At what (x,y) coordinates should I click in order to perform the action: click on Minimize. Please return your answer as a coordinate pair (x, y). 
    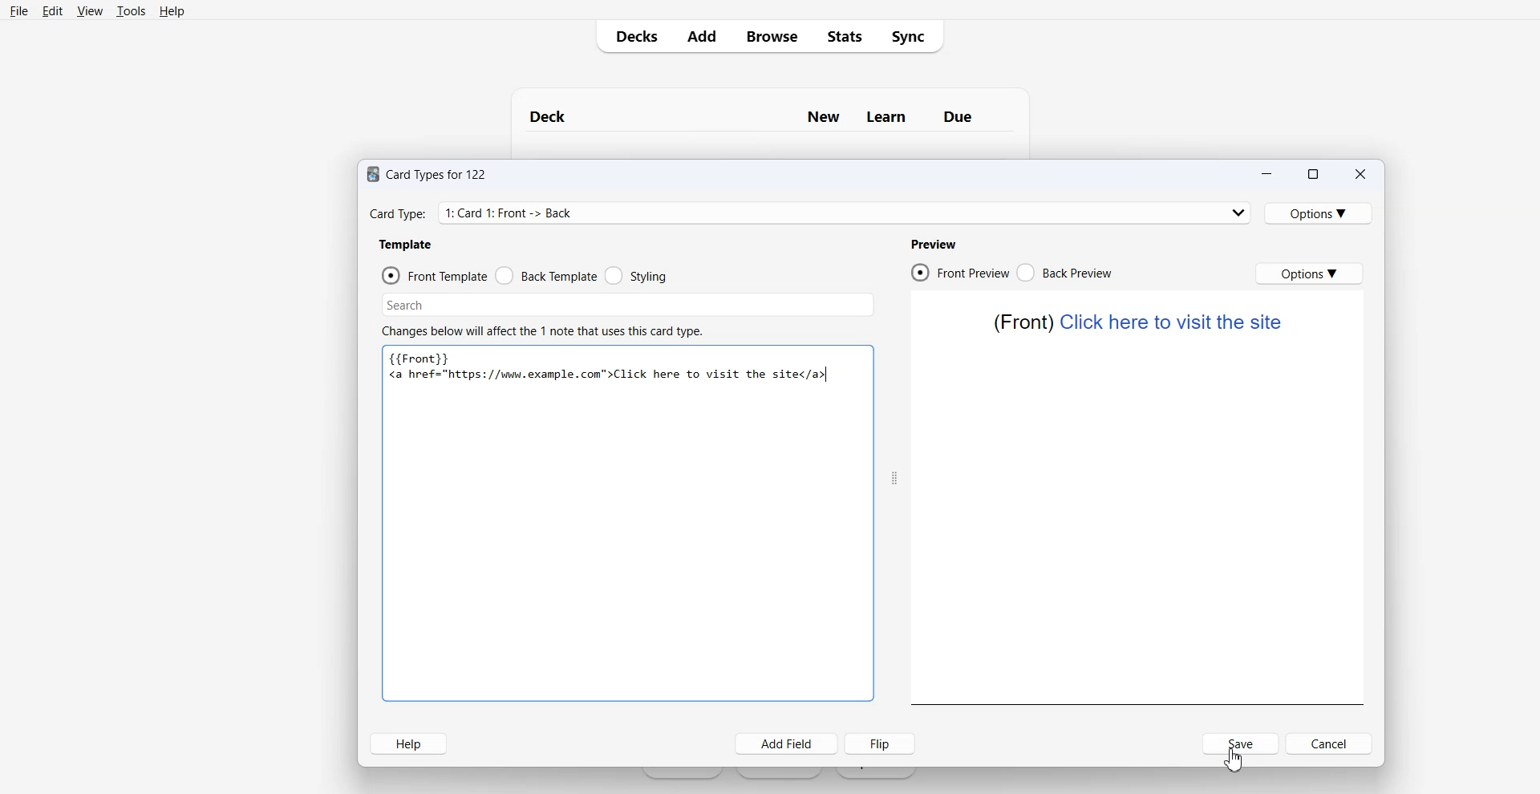
    Looking at the image, I should click on (1266, 173).